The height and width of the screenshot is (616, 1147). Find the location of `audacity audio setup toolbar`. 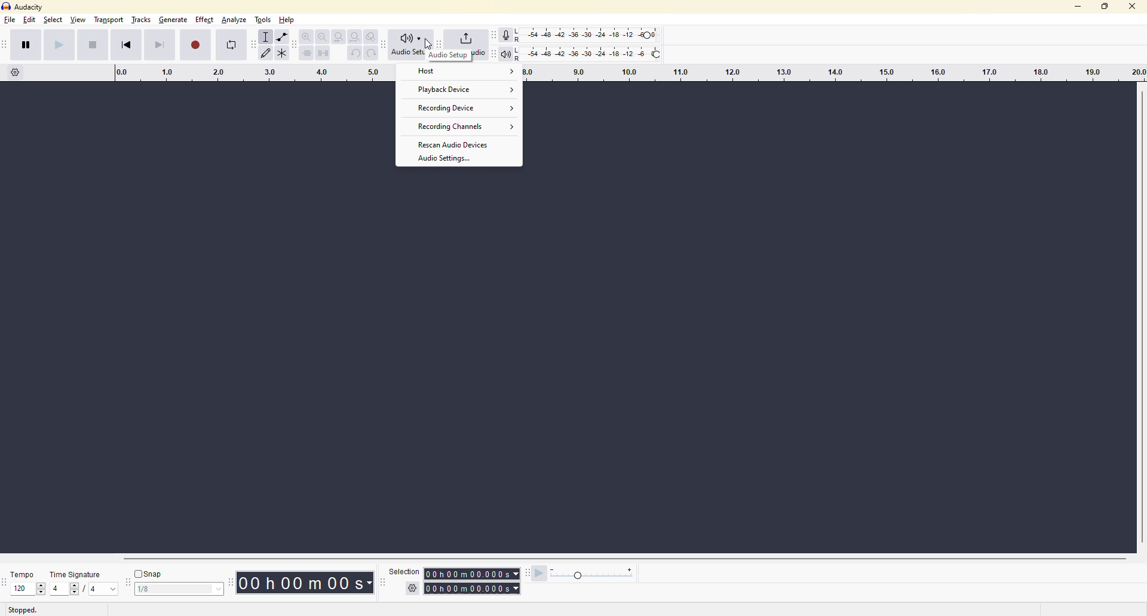

audacity audio setup toolbar is located at coordinates (383, 44).